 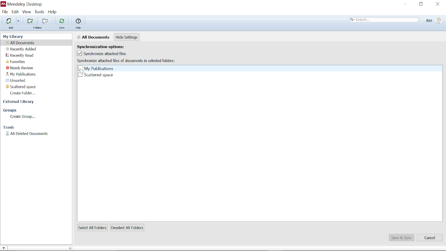 What do you see at coordinates (92, 228) in the screenshot?
I see `Select all folders` at bounding box center [92, 228].